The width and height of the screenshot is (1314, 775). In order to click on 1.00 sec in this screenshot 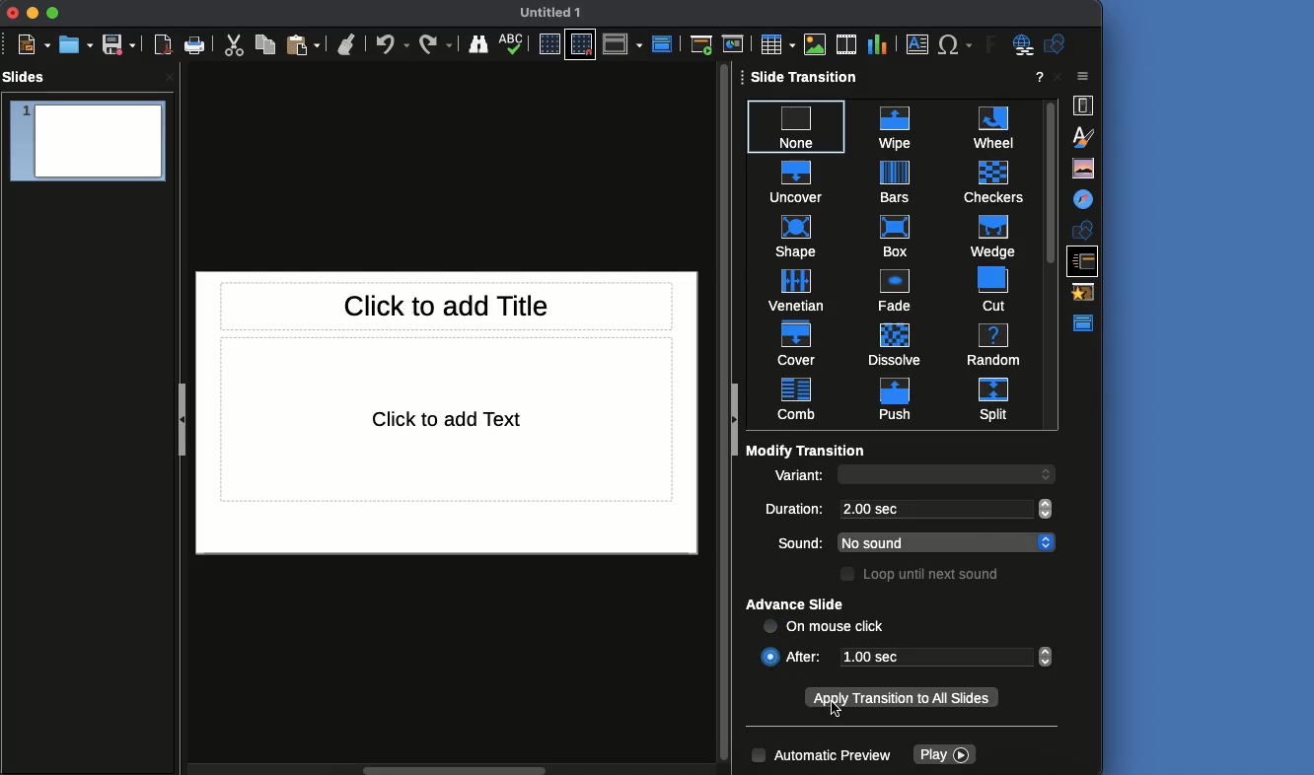, I will do `click(938, 656)`.